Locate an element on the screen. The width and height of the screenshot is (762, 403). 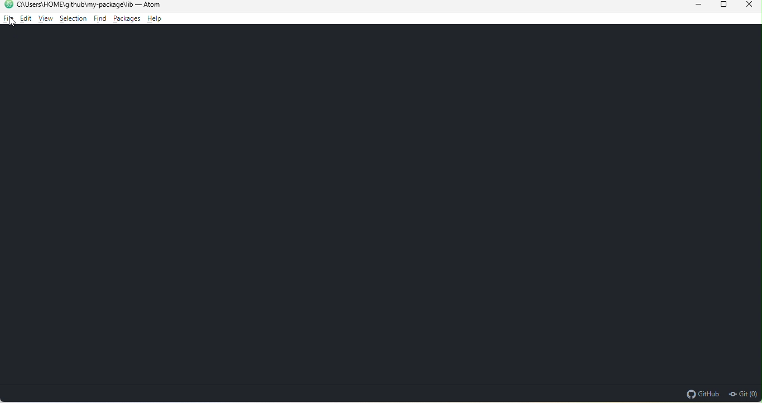
minimize is located at coordinates (691, 6).